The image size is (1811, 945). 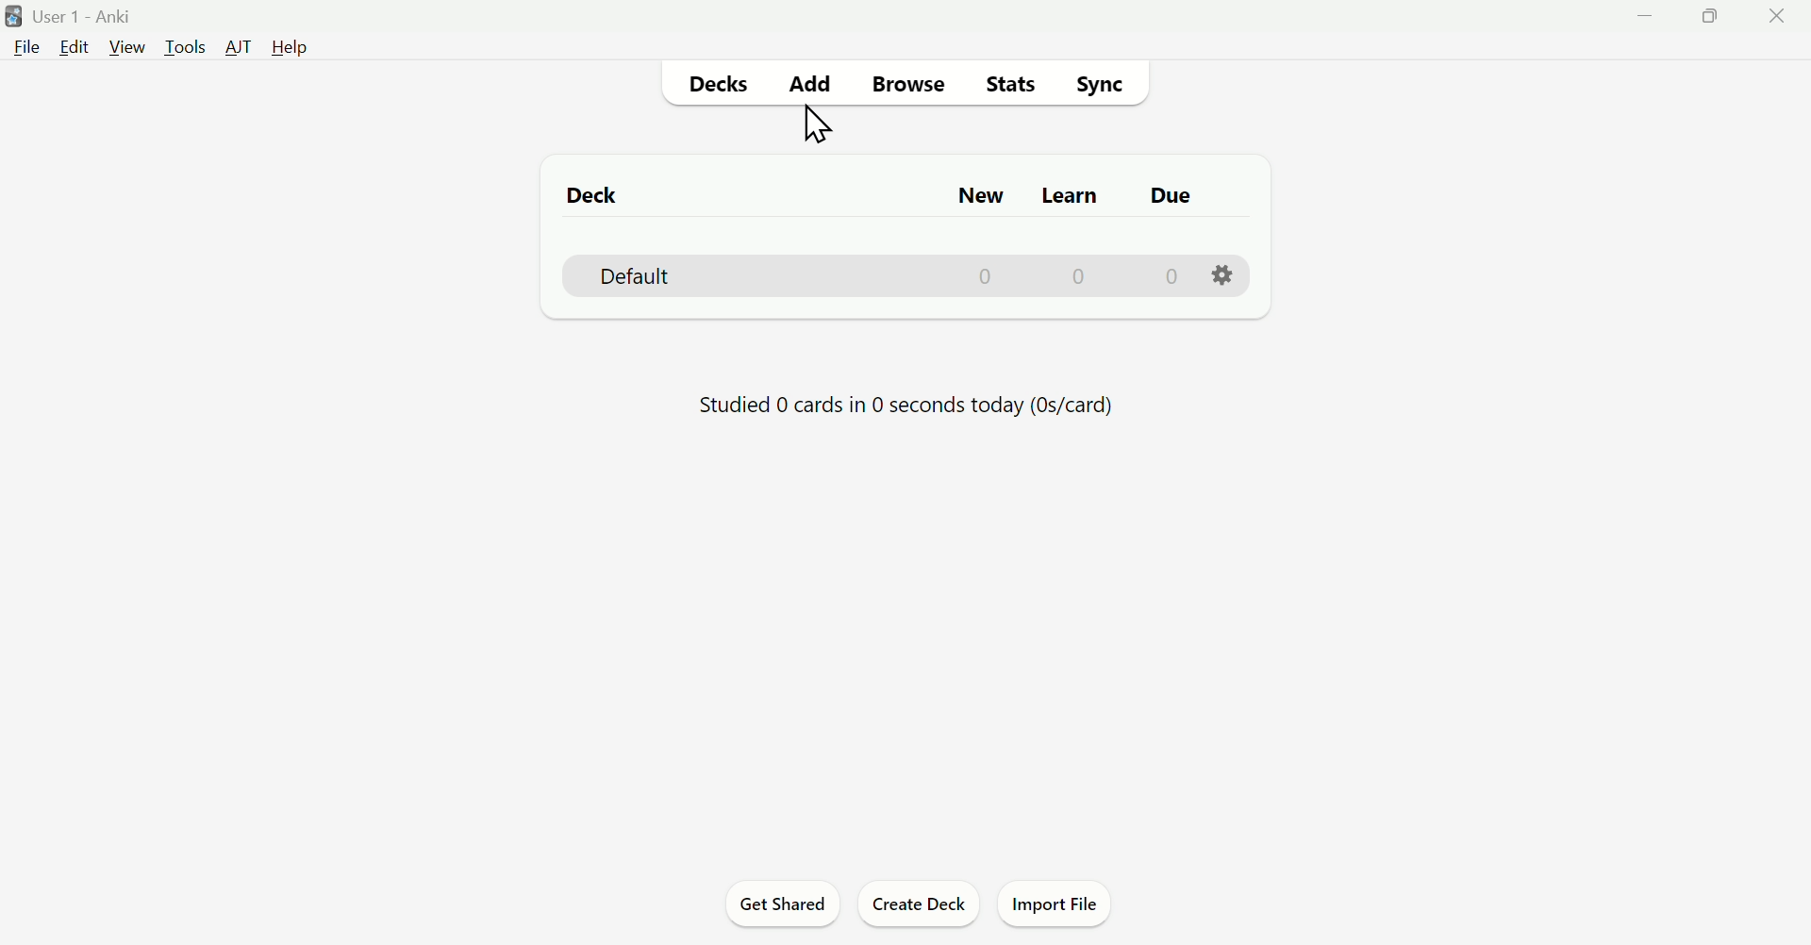 What do you see at coordinates (975, 196) in the screenshot?
I see `New` at bounding box center [975, 196].